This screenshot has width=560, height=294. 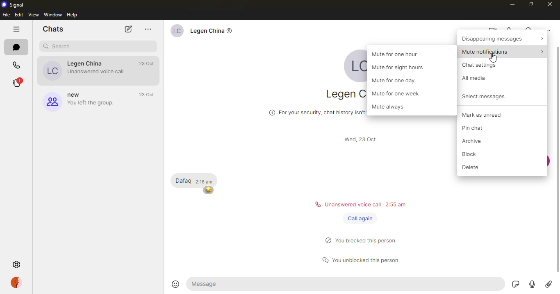 I want to click on settings, so click(x=19, y=265).